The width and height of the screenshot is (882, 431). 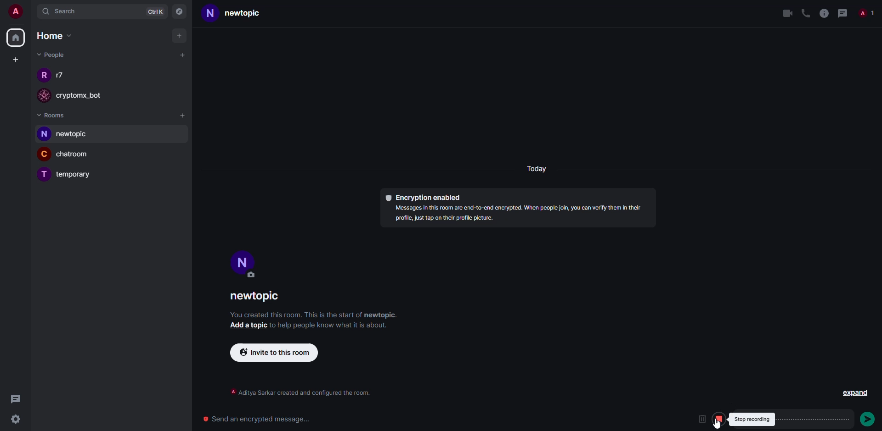 I want to click on stop recording, so click(x=719, y=419).